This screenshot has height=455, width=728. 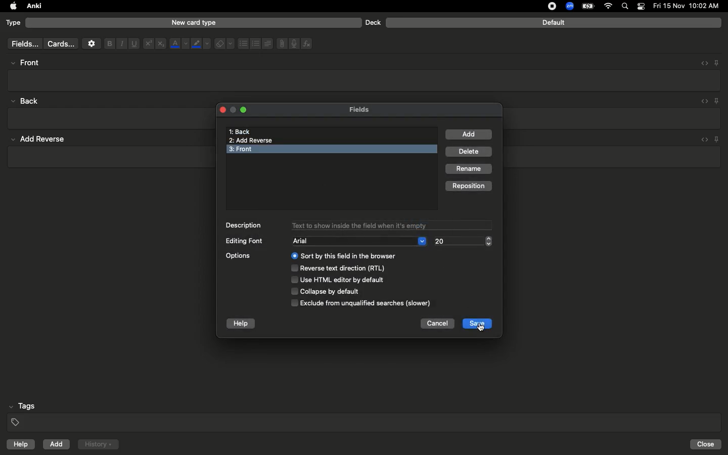 What do you see at coordinates (437, 325) in the screenshot?
I see `Cancel` at bounding box center [437, 325].